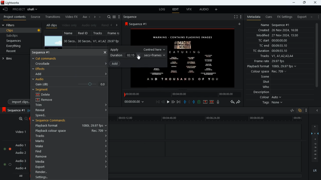  What do you see at coordinates (316, 58) in the screenshot?
I see `scroll` at bounding box center [316, 58].